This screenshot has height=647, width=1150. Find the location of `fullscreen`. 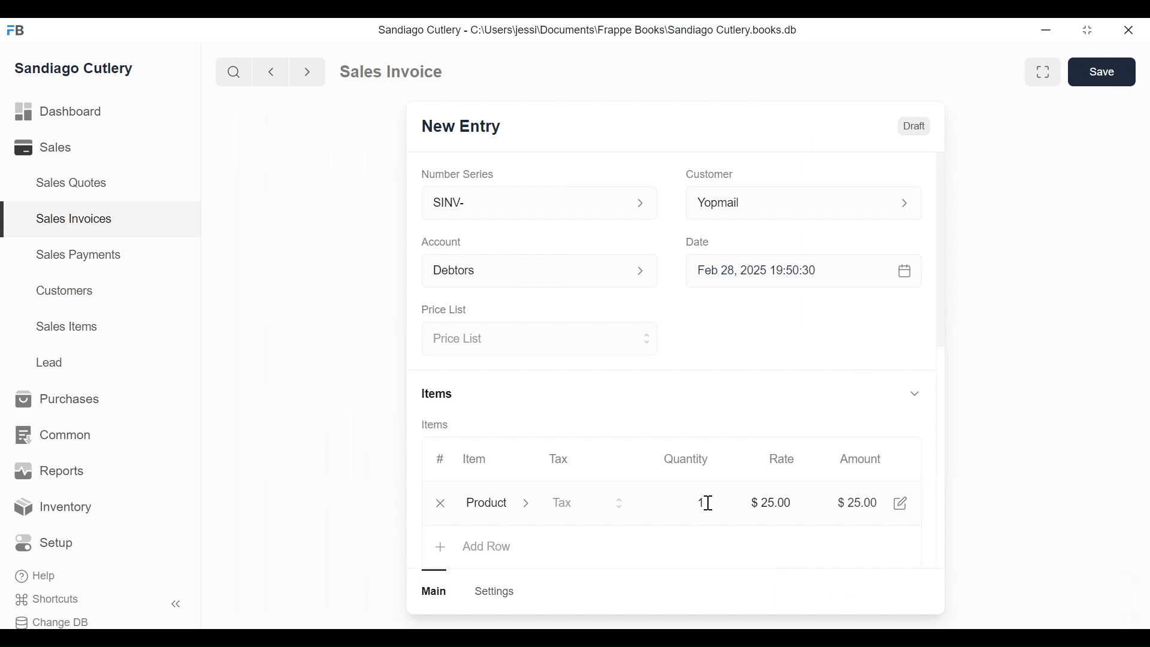

fullscreen is located at coordinates (1045, 71).